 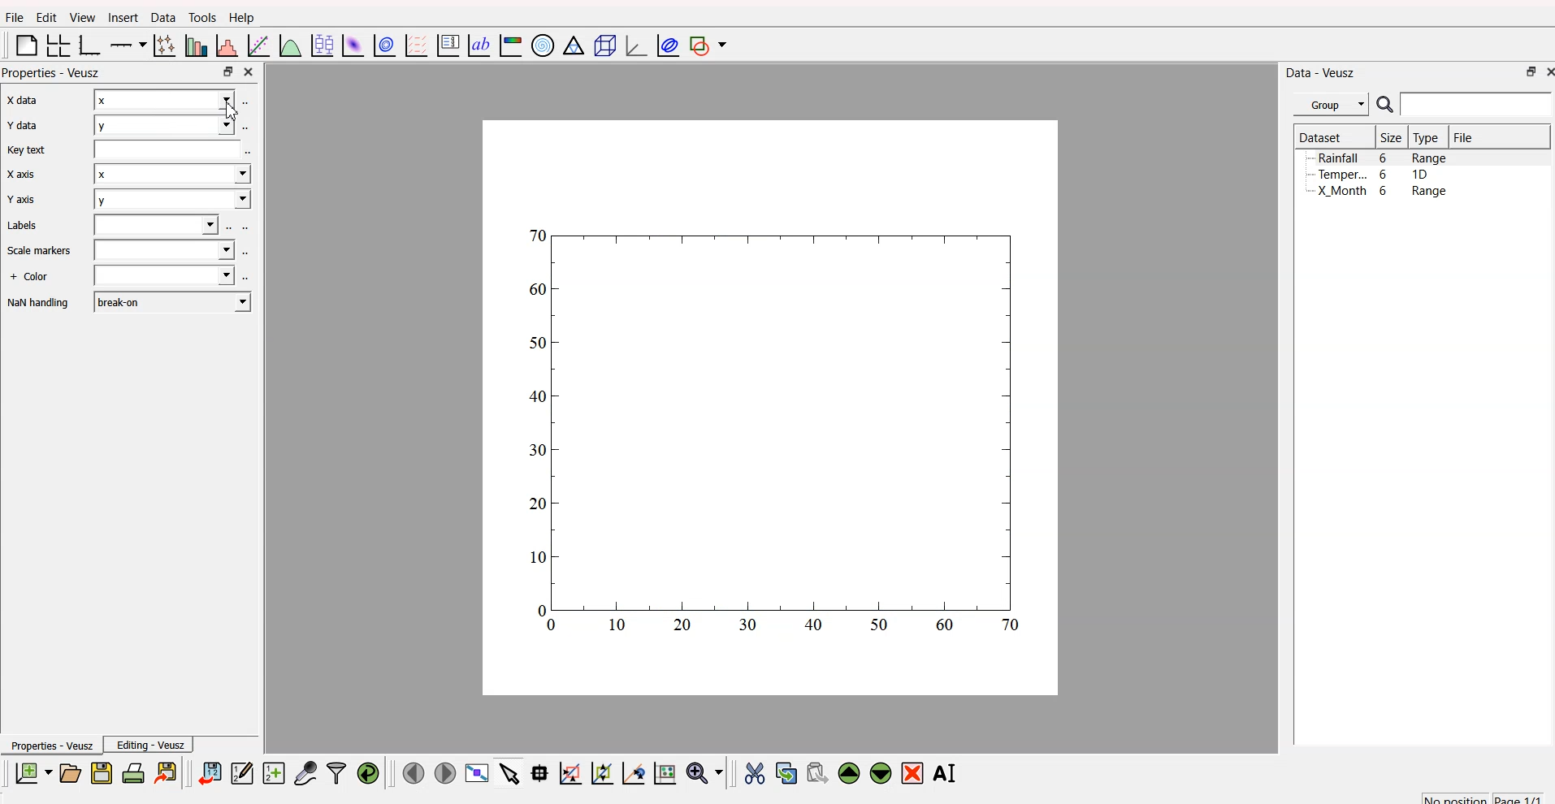 What do you see at coordinates (78, 18) in the screenshot?
I see `View` at bounding box center [78, 18].